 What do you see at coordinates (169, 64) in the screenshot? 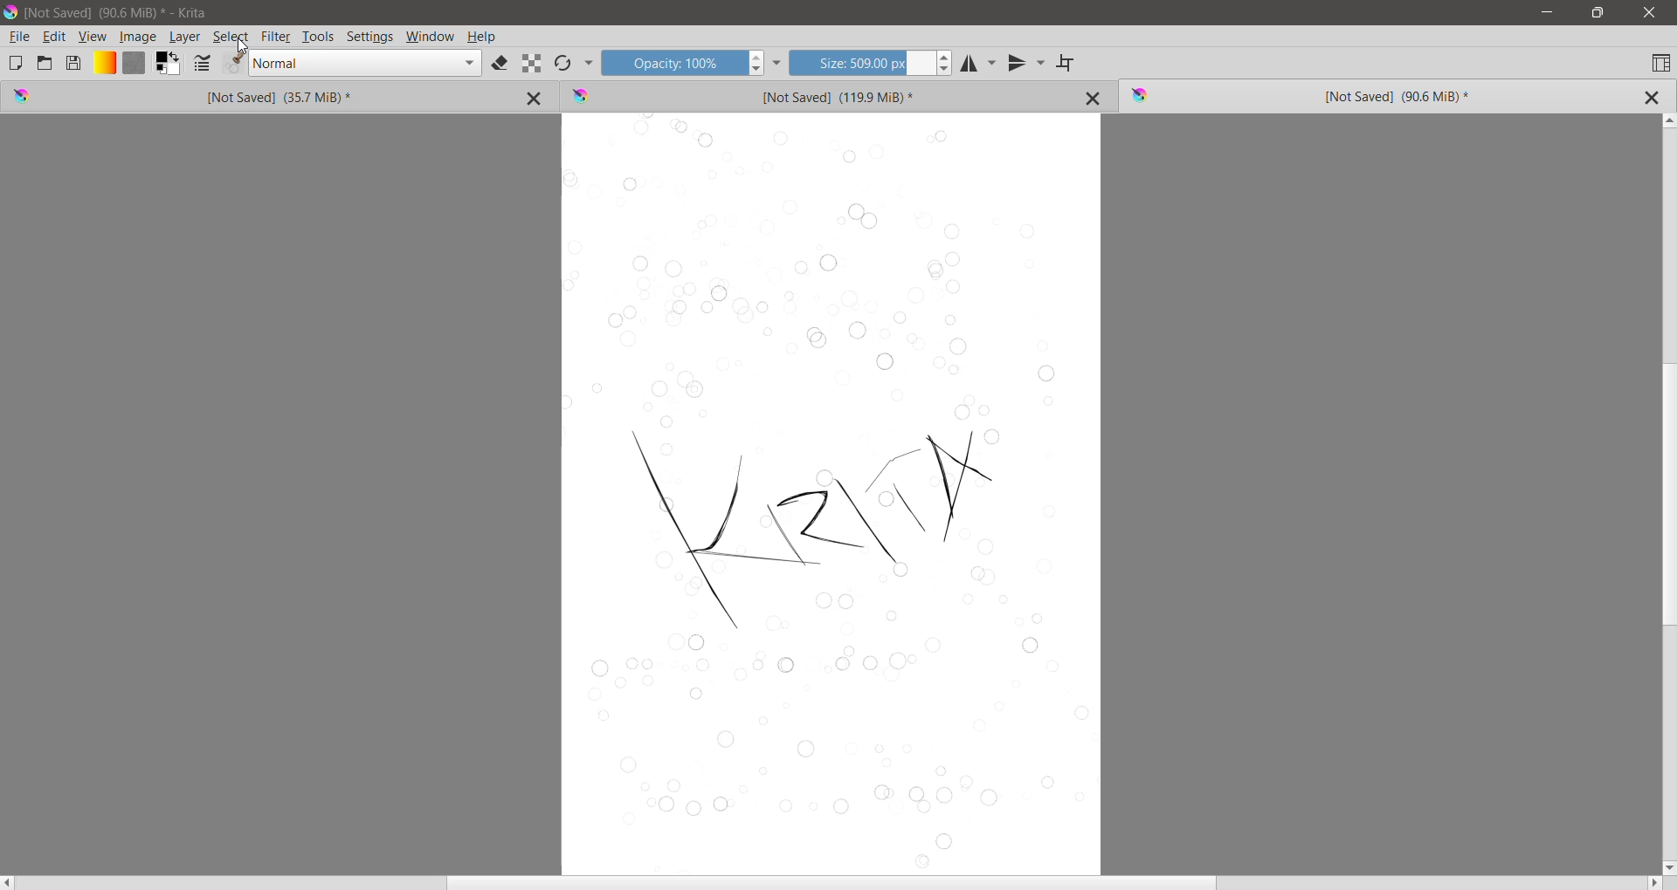
I see `Foreground and Background Color Selector` at bounding box center [169, 64].